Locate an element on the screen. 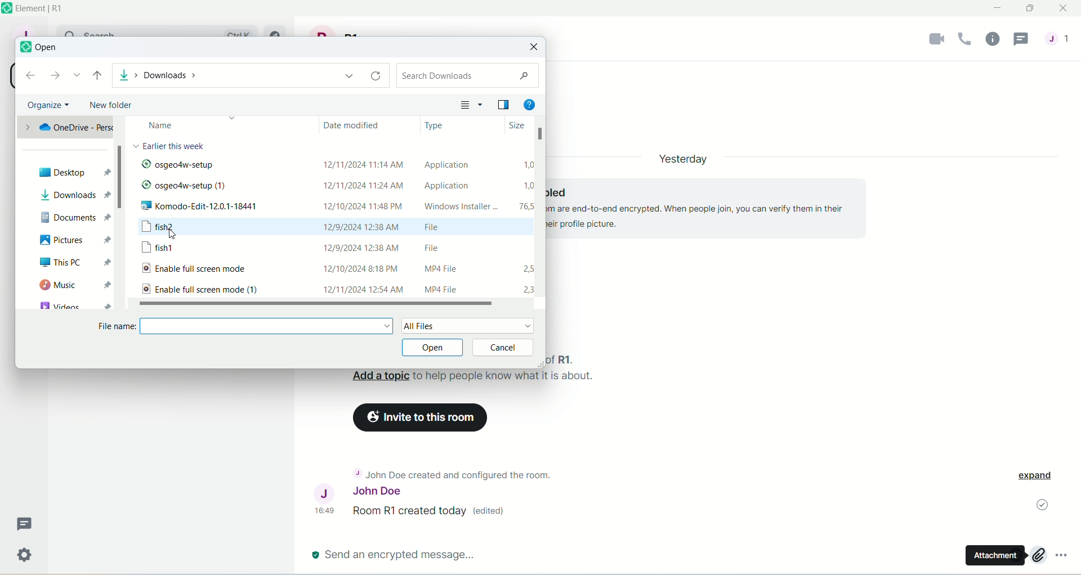 This screenshot has height=575, width=1081. John Doe is located at coordinates (359, 493).